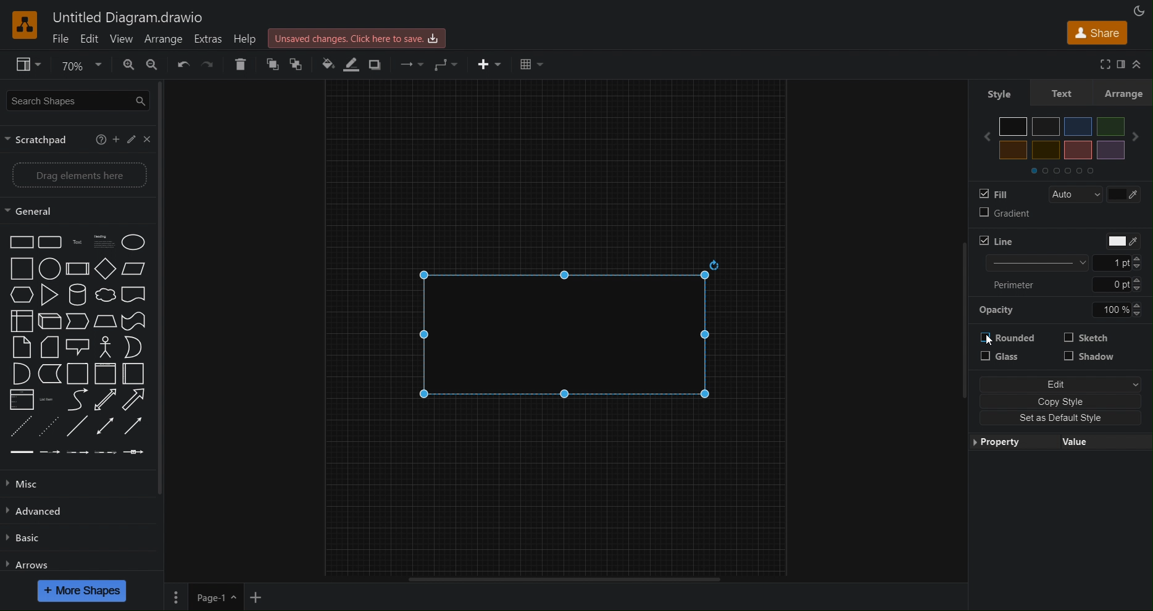  I want to click on Line, so click(996, 241).